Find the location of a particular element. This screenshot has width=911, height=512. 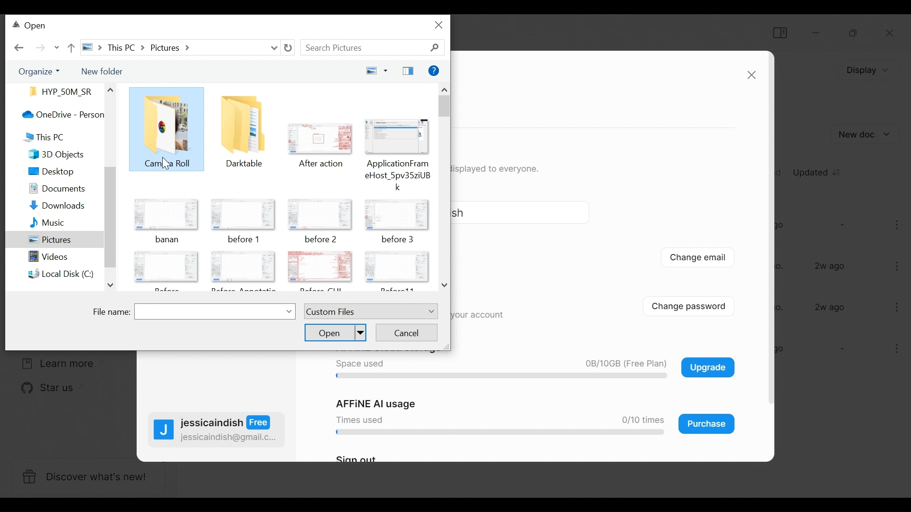

before 1 is located at coordinates (243, 240).